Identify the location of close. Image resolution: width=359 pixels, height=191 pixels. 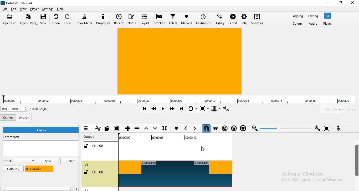
(354, 3).